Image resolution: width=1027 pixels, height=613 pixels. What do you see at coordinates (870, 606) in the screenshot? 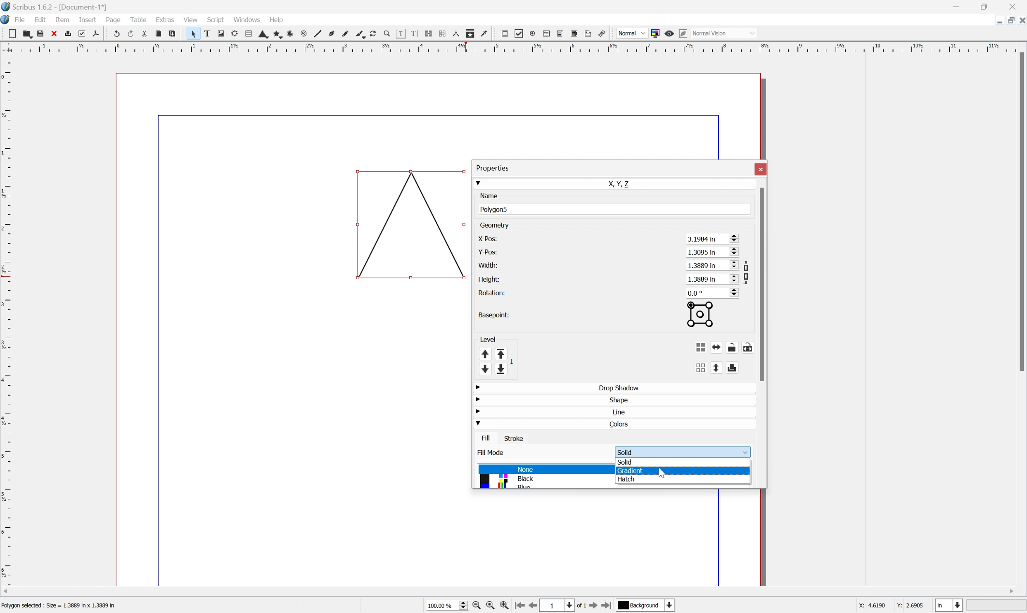
I see `X: 3.2063` at bounding box center [870, 606].